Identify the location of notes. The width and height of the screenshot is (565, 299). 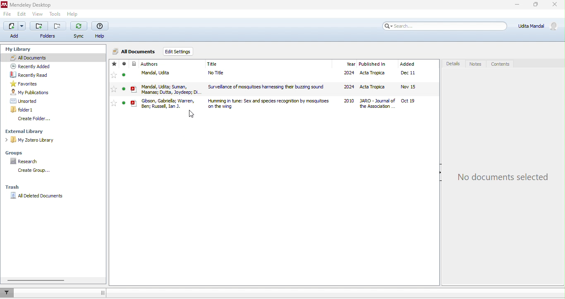
(477, 64).